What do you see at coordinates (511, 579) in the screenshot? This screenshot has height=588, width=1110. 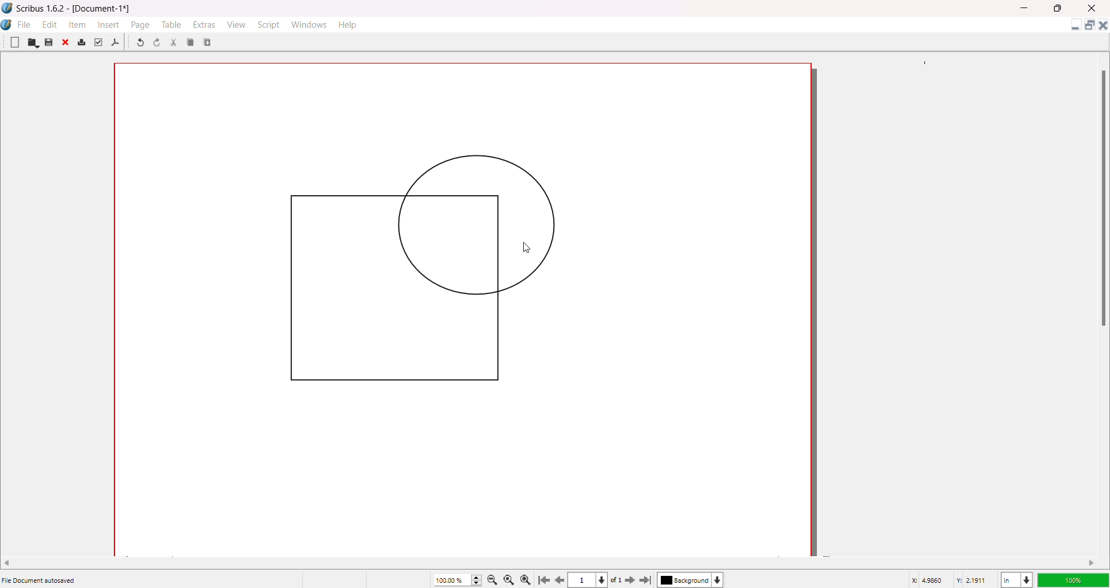 I see `Zoom to 100` at bounding box center [511, 579].